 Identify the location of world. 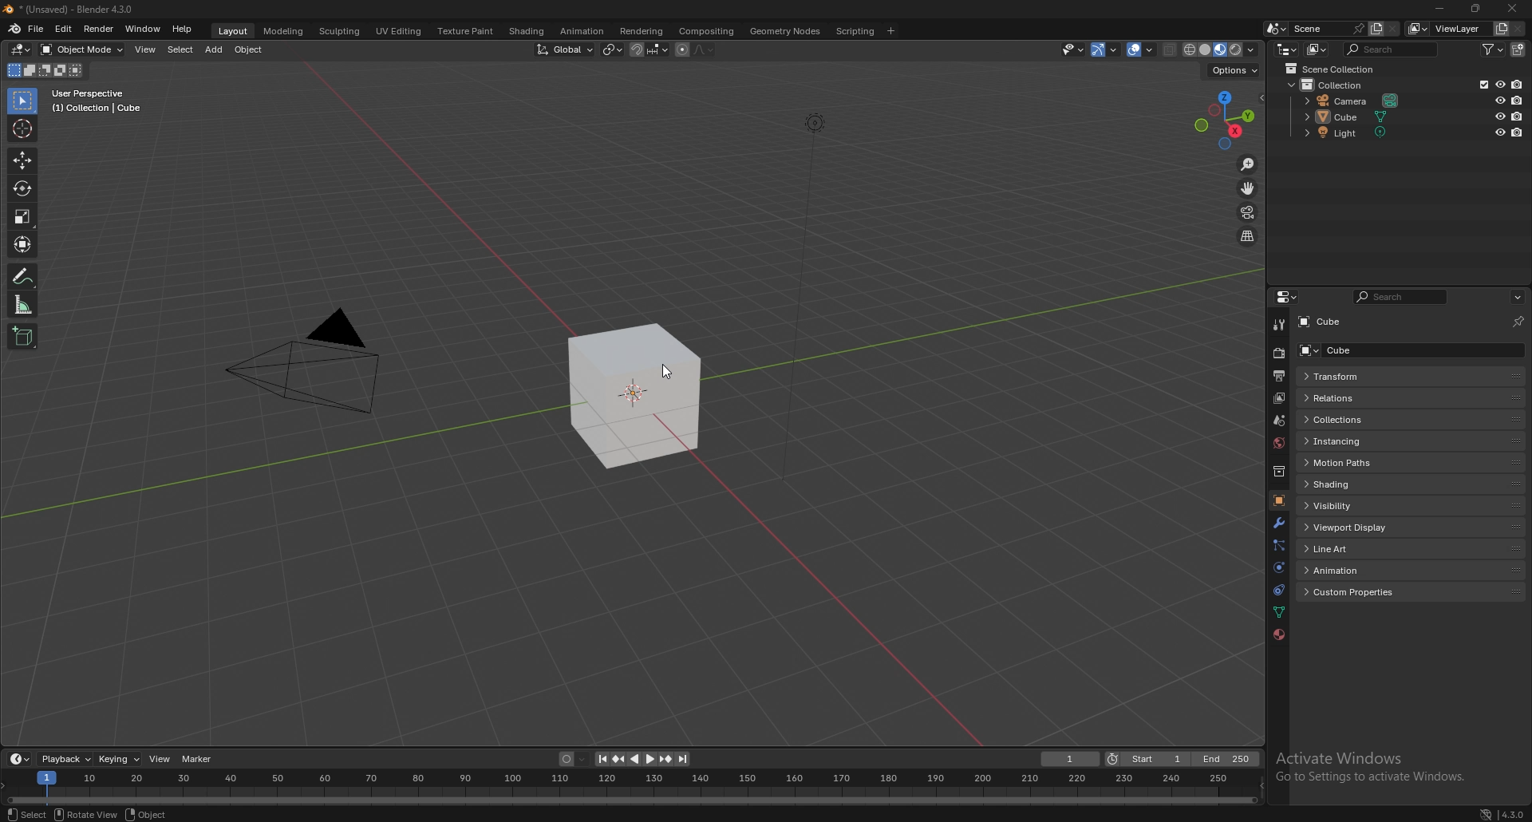
(1277, 443).